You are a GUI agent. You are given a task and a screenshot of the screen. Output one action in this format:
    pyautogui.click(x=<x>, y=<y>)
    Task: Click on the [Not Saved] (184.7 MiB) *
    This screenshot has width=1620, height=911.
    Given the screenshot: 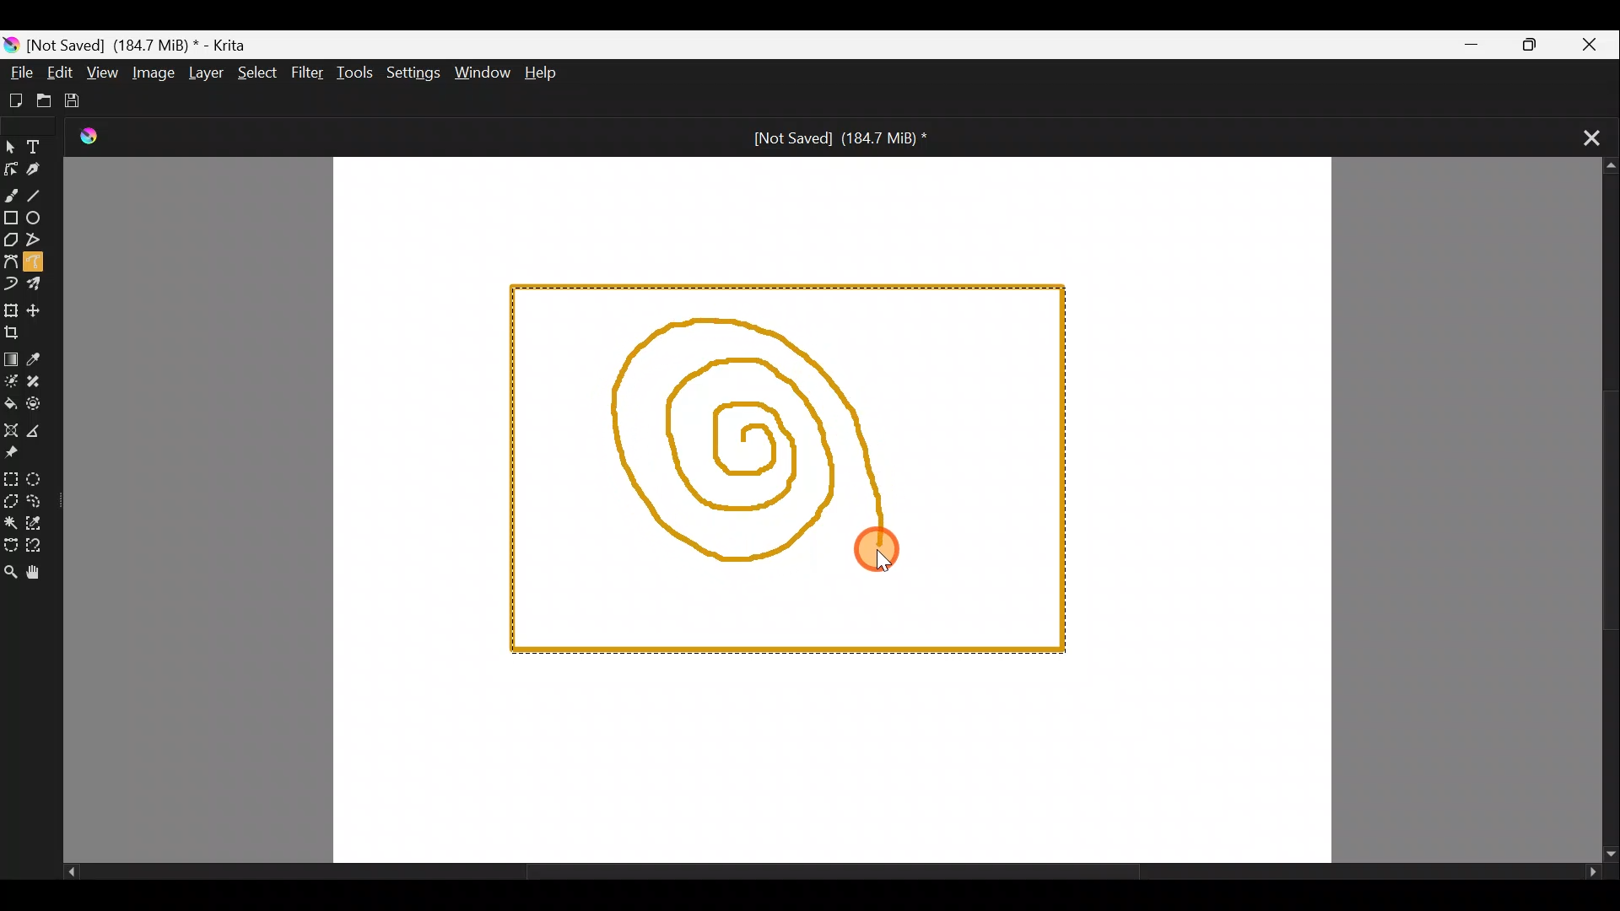 What is the action you would take?
    pyautogui.click(x=845, y=138)
    